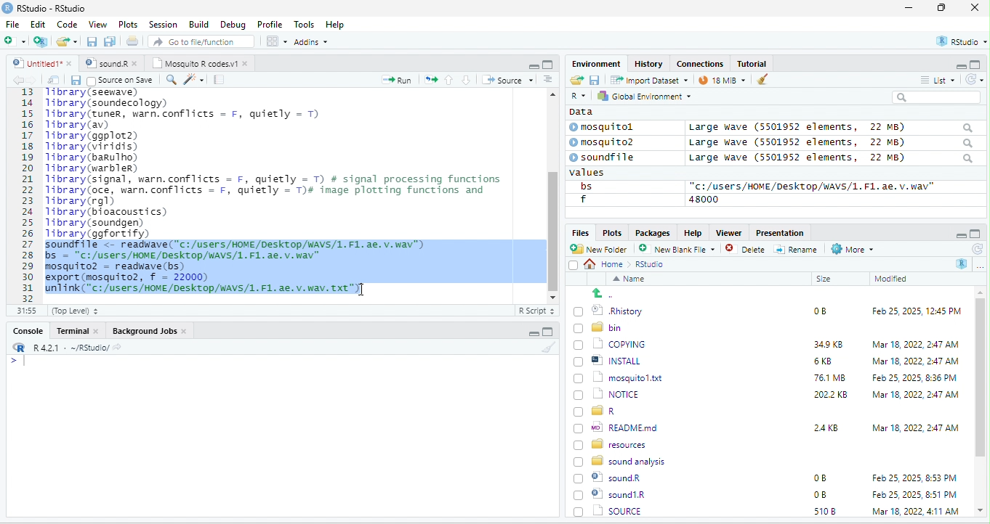 This screenshot has width=990, height=524. Describe the element at coordinates (54, 80) in the screenshot. I see `open` at that location.